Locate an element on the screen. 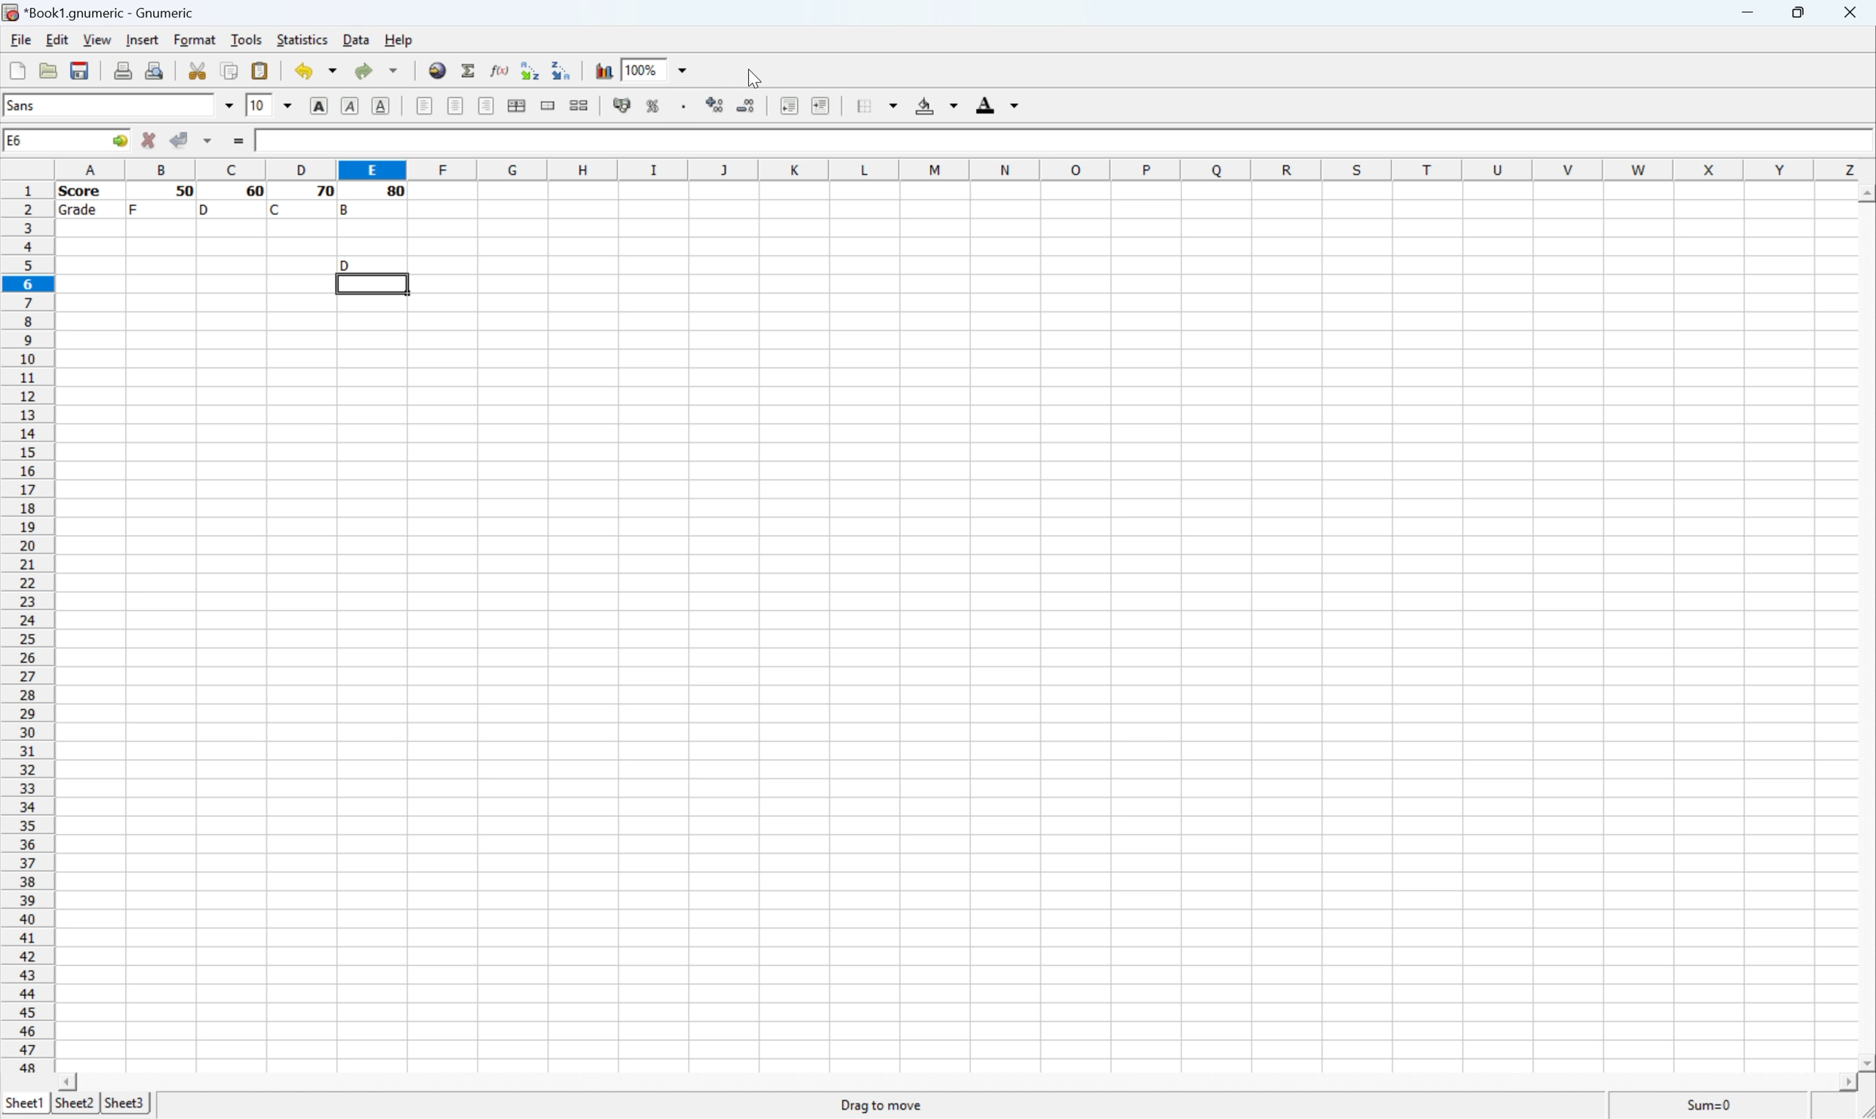 This screenshot has width=1876, height=1119. Minimize is located at coordinates (1746, 13).